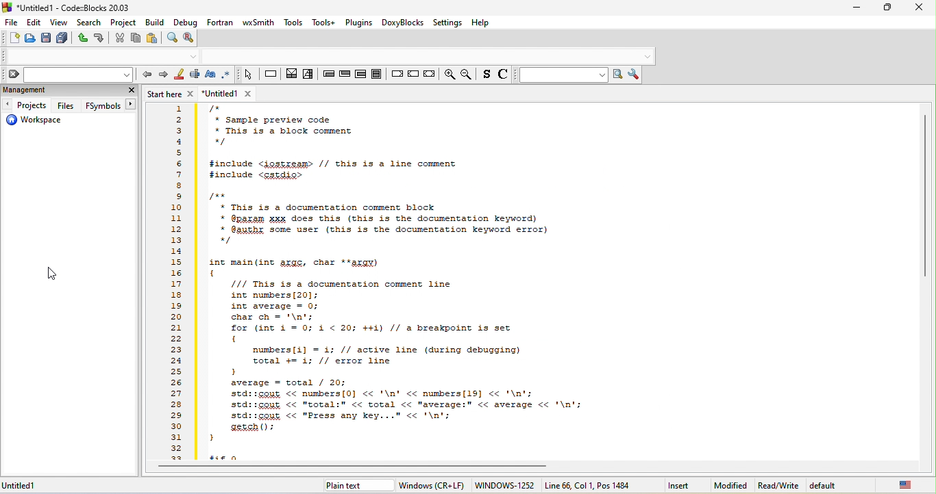  What do you see at coordinates (481, 23) in the screenshot?
I see `help` at bounding box center [481, 23].